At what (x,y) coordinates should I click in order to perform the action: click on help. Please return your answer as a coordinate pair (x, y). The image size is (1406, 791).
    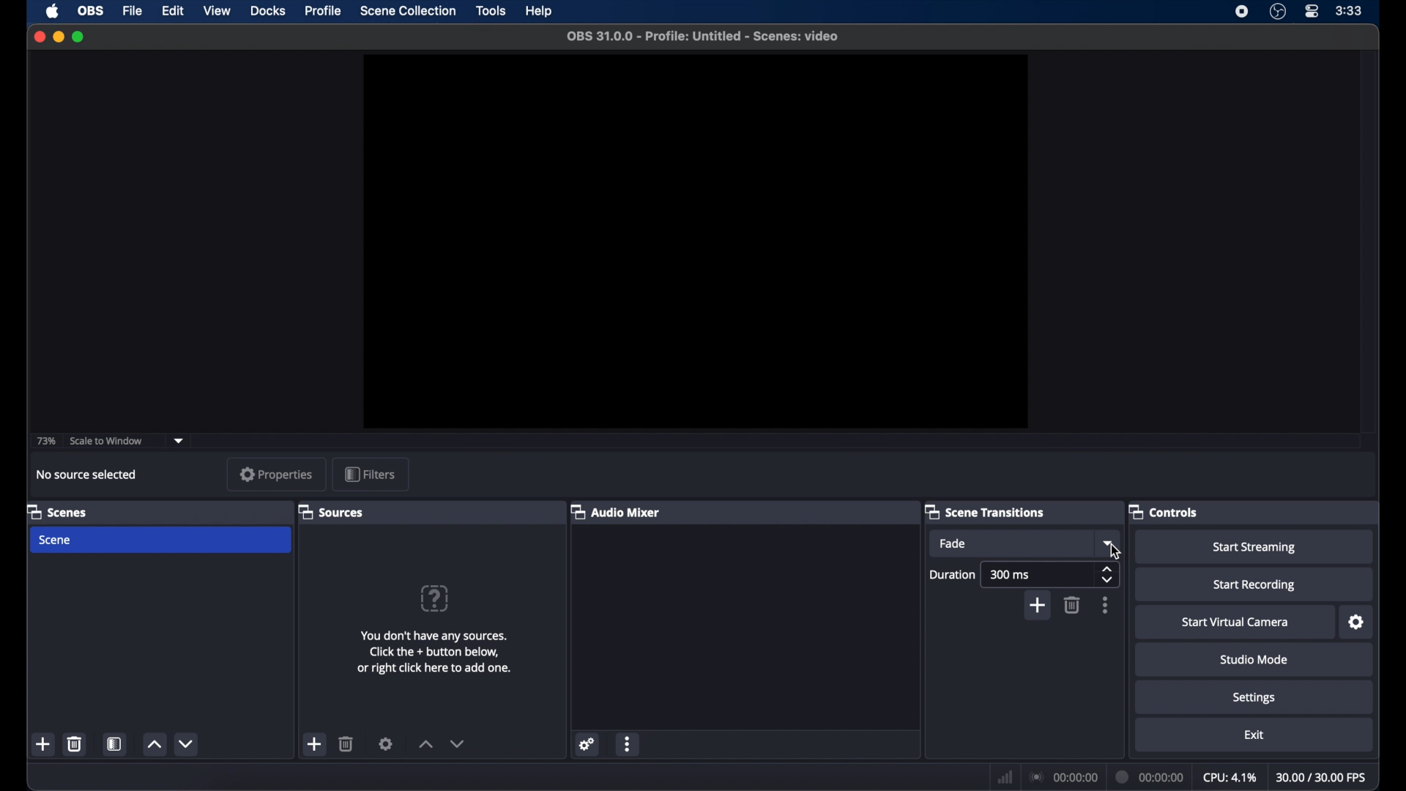
    Looking at the image, I should click on (540, 11).